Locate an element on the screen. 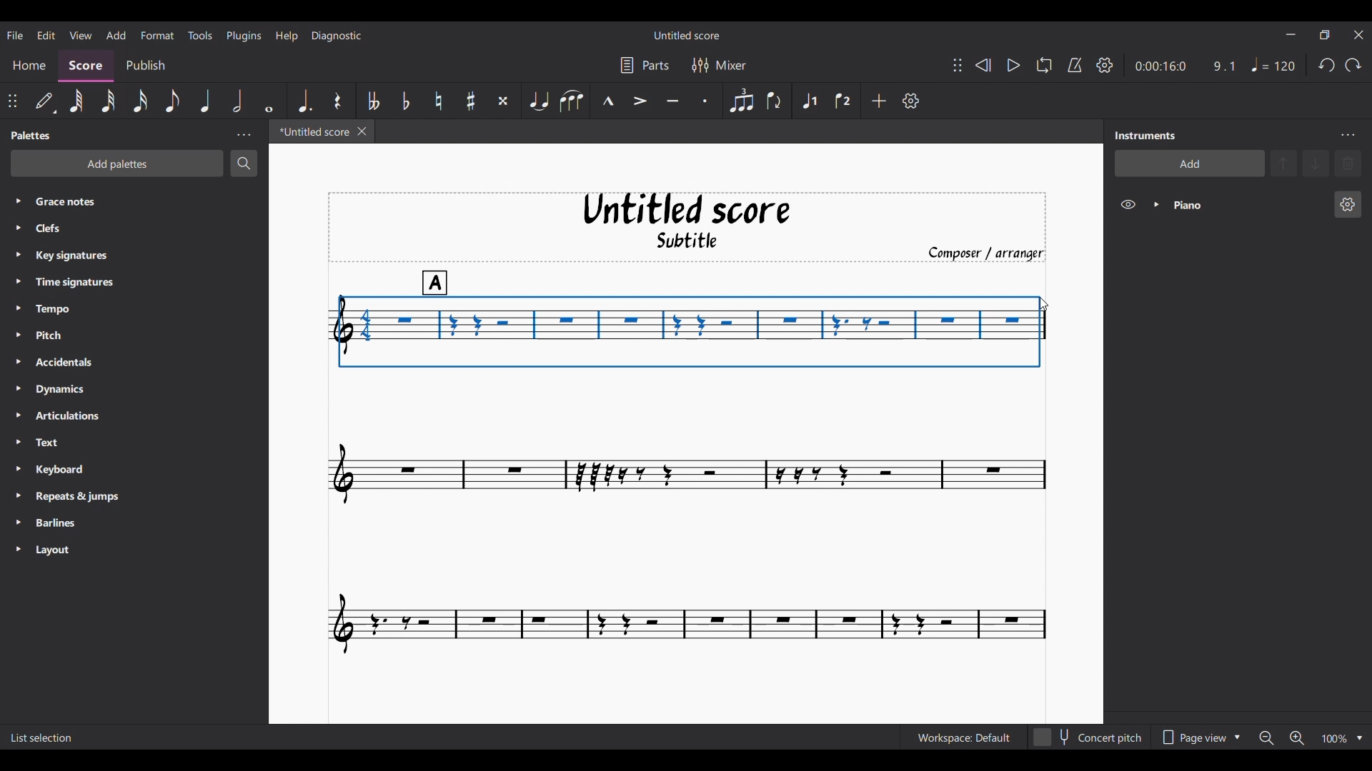 The image size is (1372, 771). Slur is located at coordinates (571, 101).